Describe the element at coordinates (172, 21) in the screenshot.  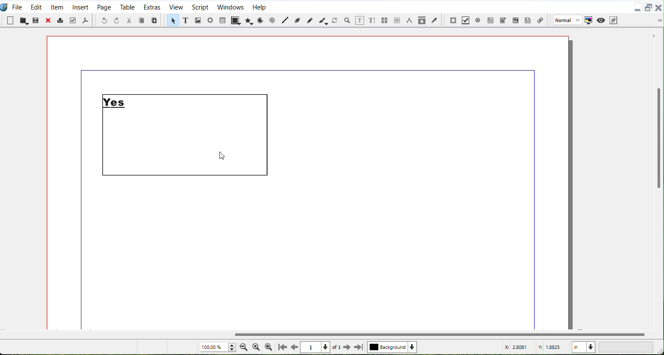
I see `Select Item` at that location.